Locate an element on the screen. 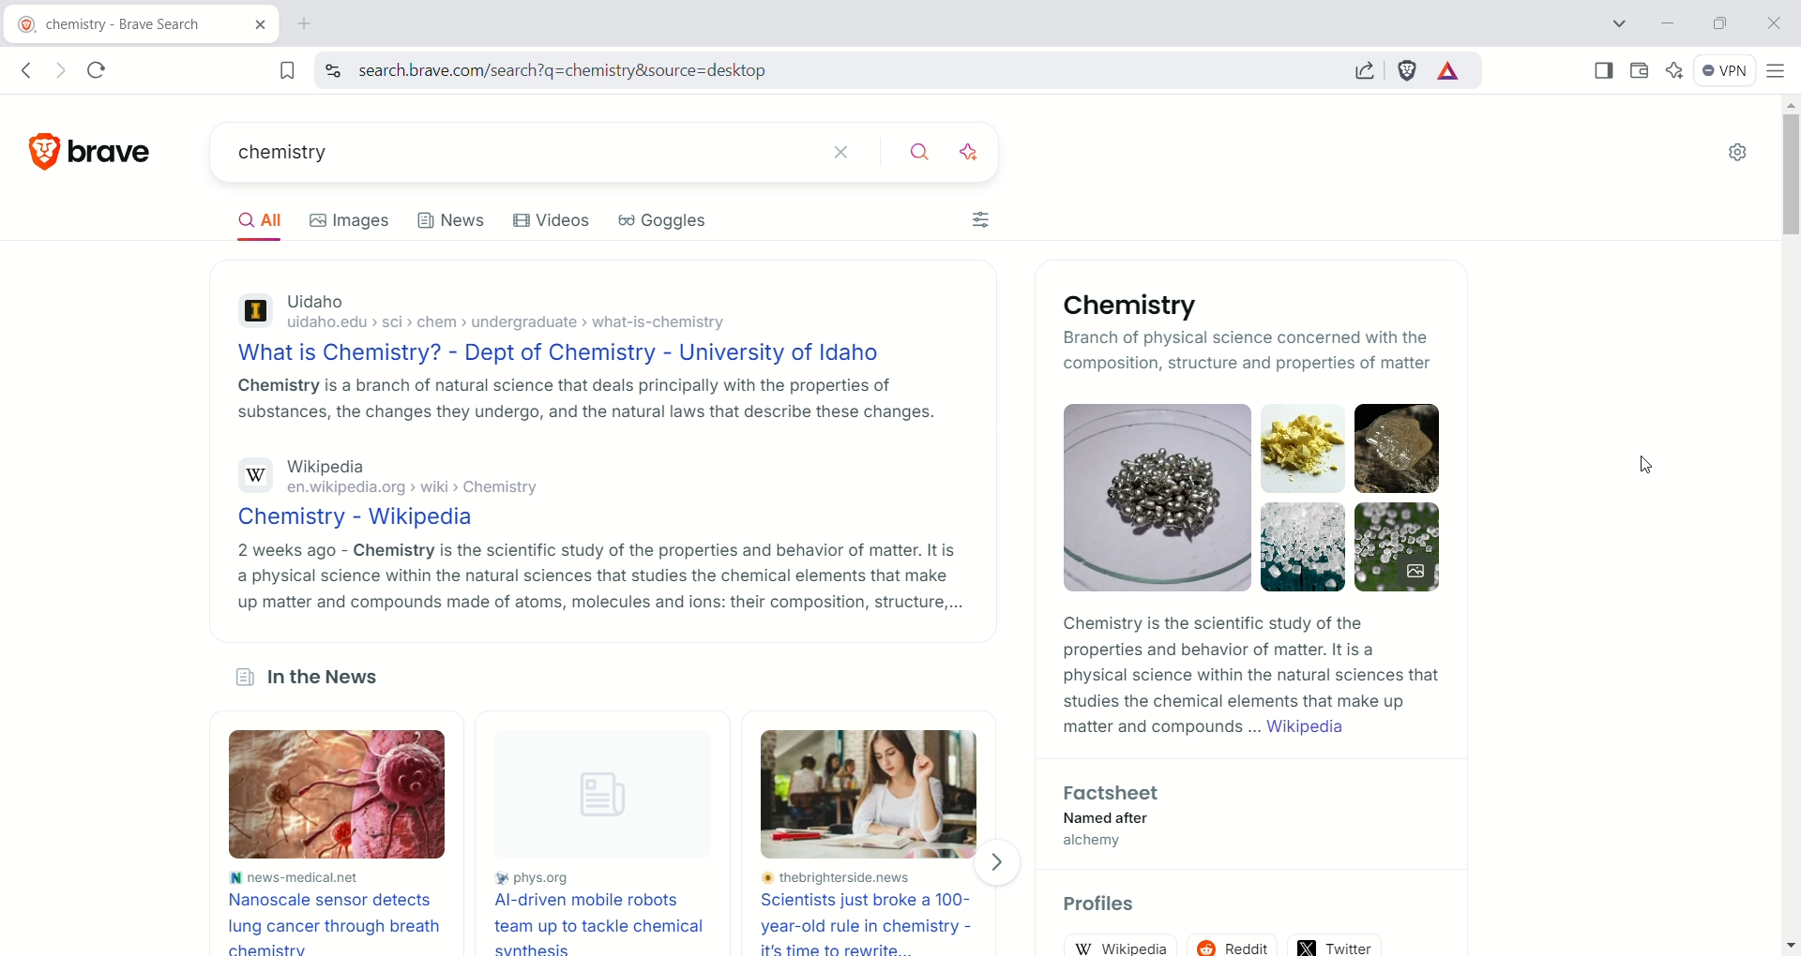 The width and height of the screenshot is (1801, 956). wikipedia is located at coordinates (1128, 946).